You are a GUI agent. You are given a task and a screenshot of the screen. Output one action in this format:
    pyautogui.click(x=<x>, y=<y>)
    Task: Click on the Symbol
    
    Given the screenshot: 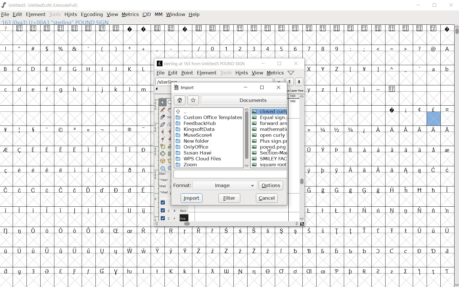 What is the action you would take?
    pyautogui.click(x=159, y=231)
    